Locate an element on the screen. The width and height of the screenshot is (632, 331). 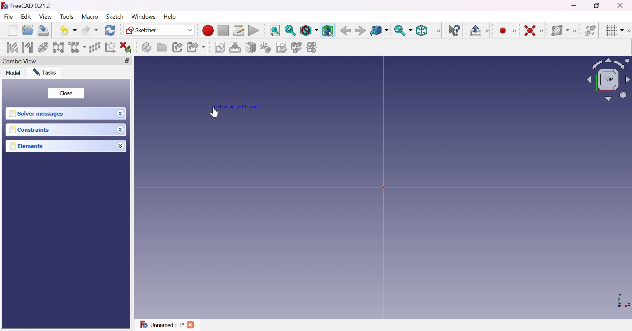
Fit all is located at coordinates (275, 30).